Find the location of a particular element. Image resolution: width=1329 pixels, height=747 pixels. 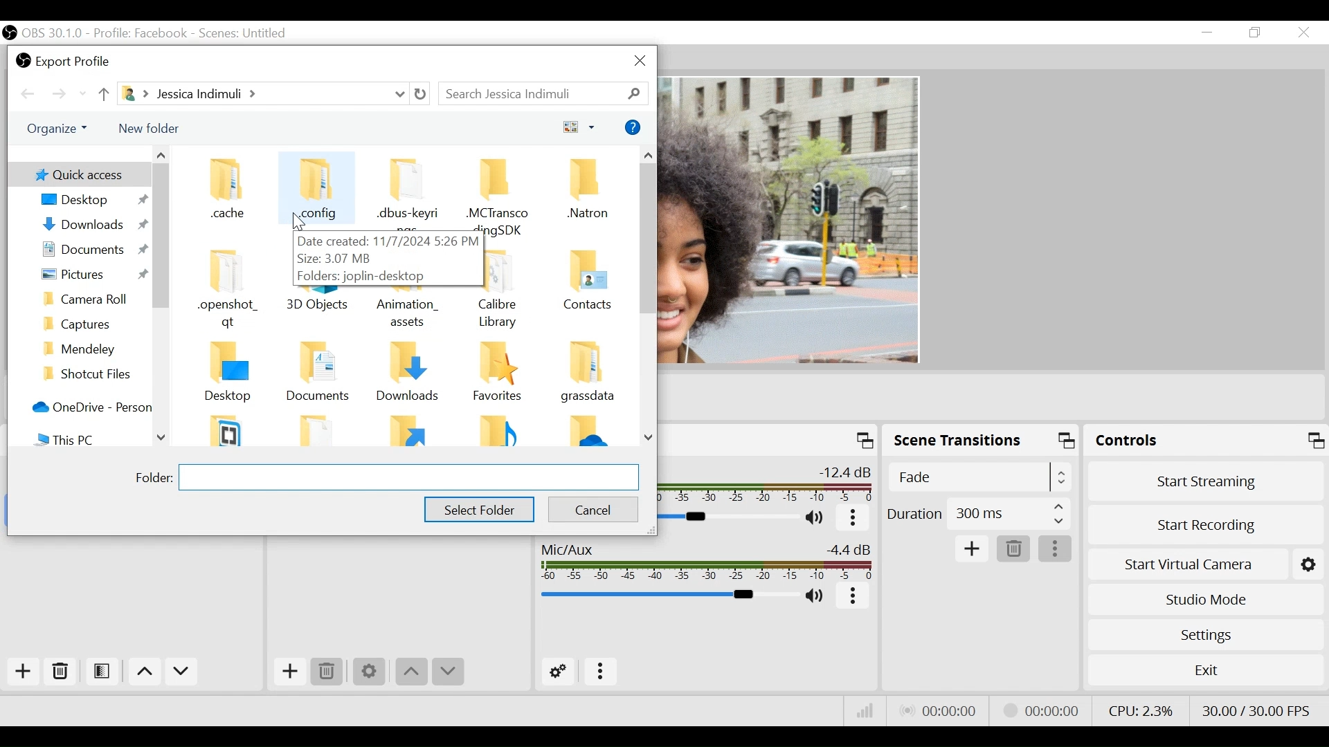

Date Modified, Size and Folder: File tooltip is located at coordinates (388, 260).